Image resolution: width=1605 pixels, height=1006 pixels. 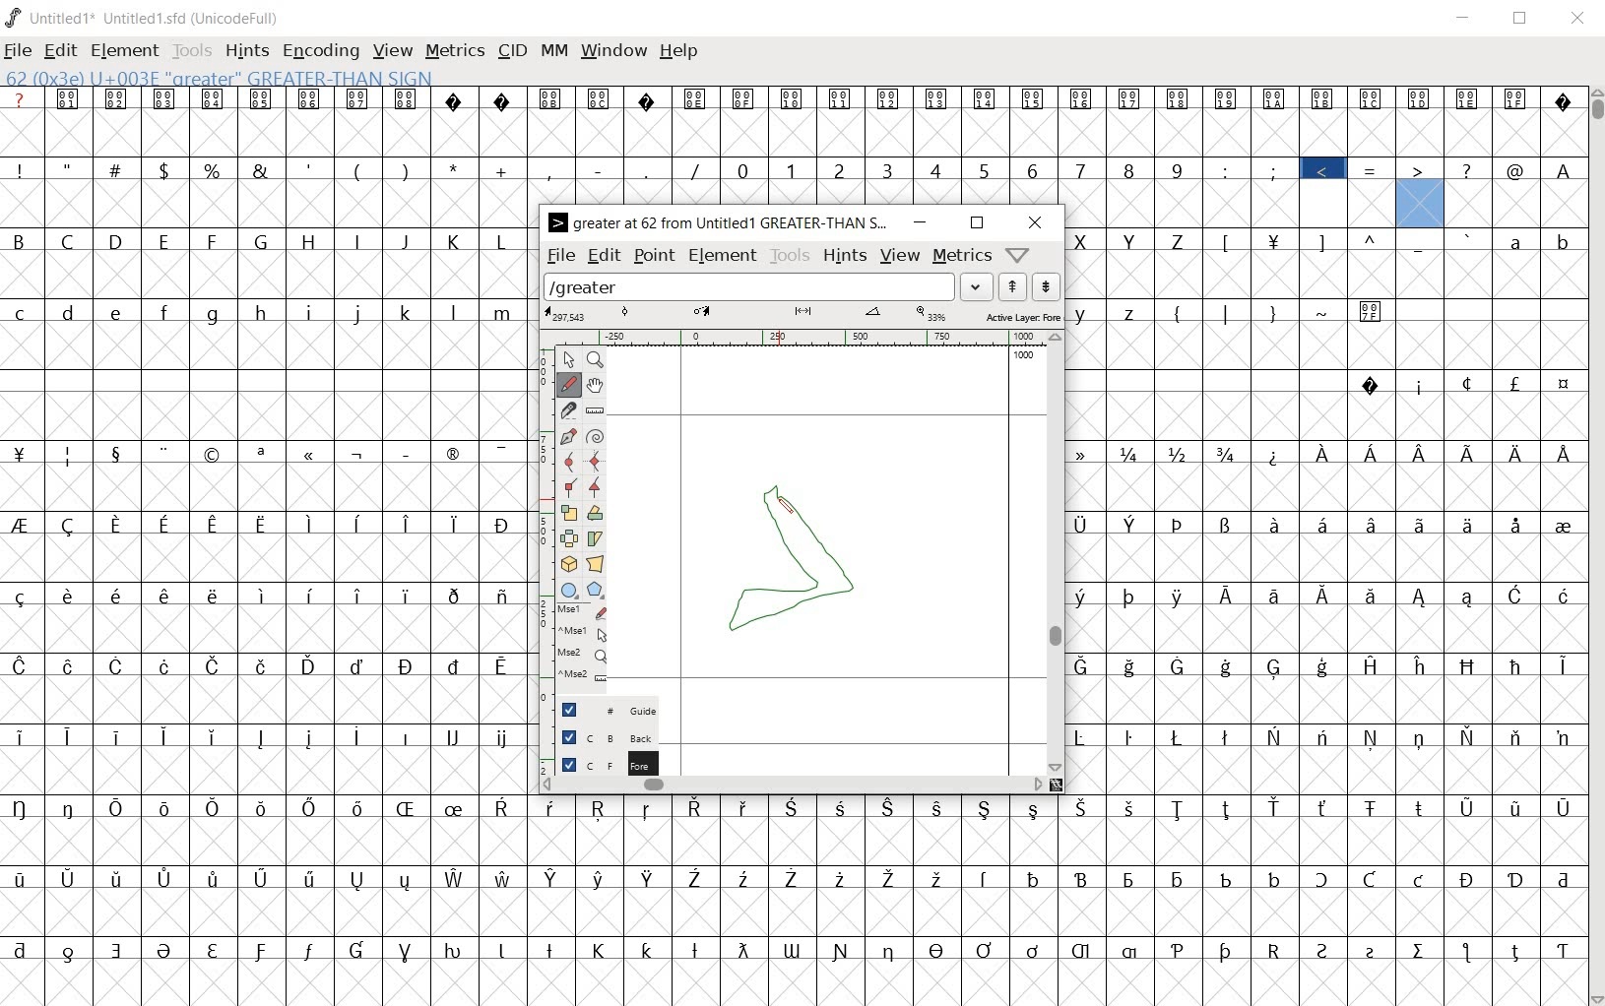 I want to click on element, so click(x=126, y=51).